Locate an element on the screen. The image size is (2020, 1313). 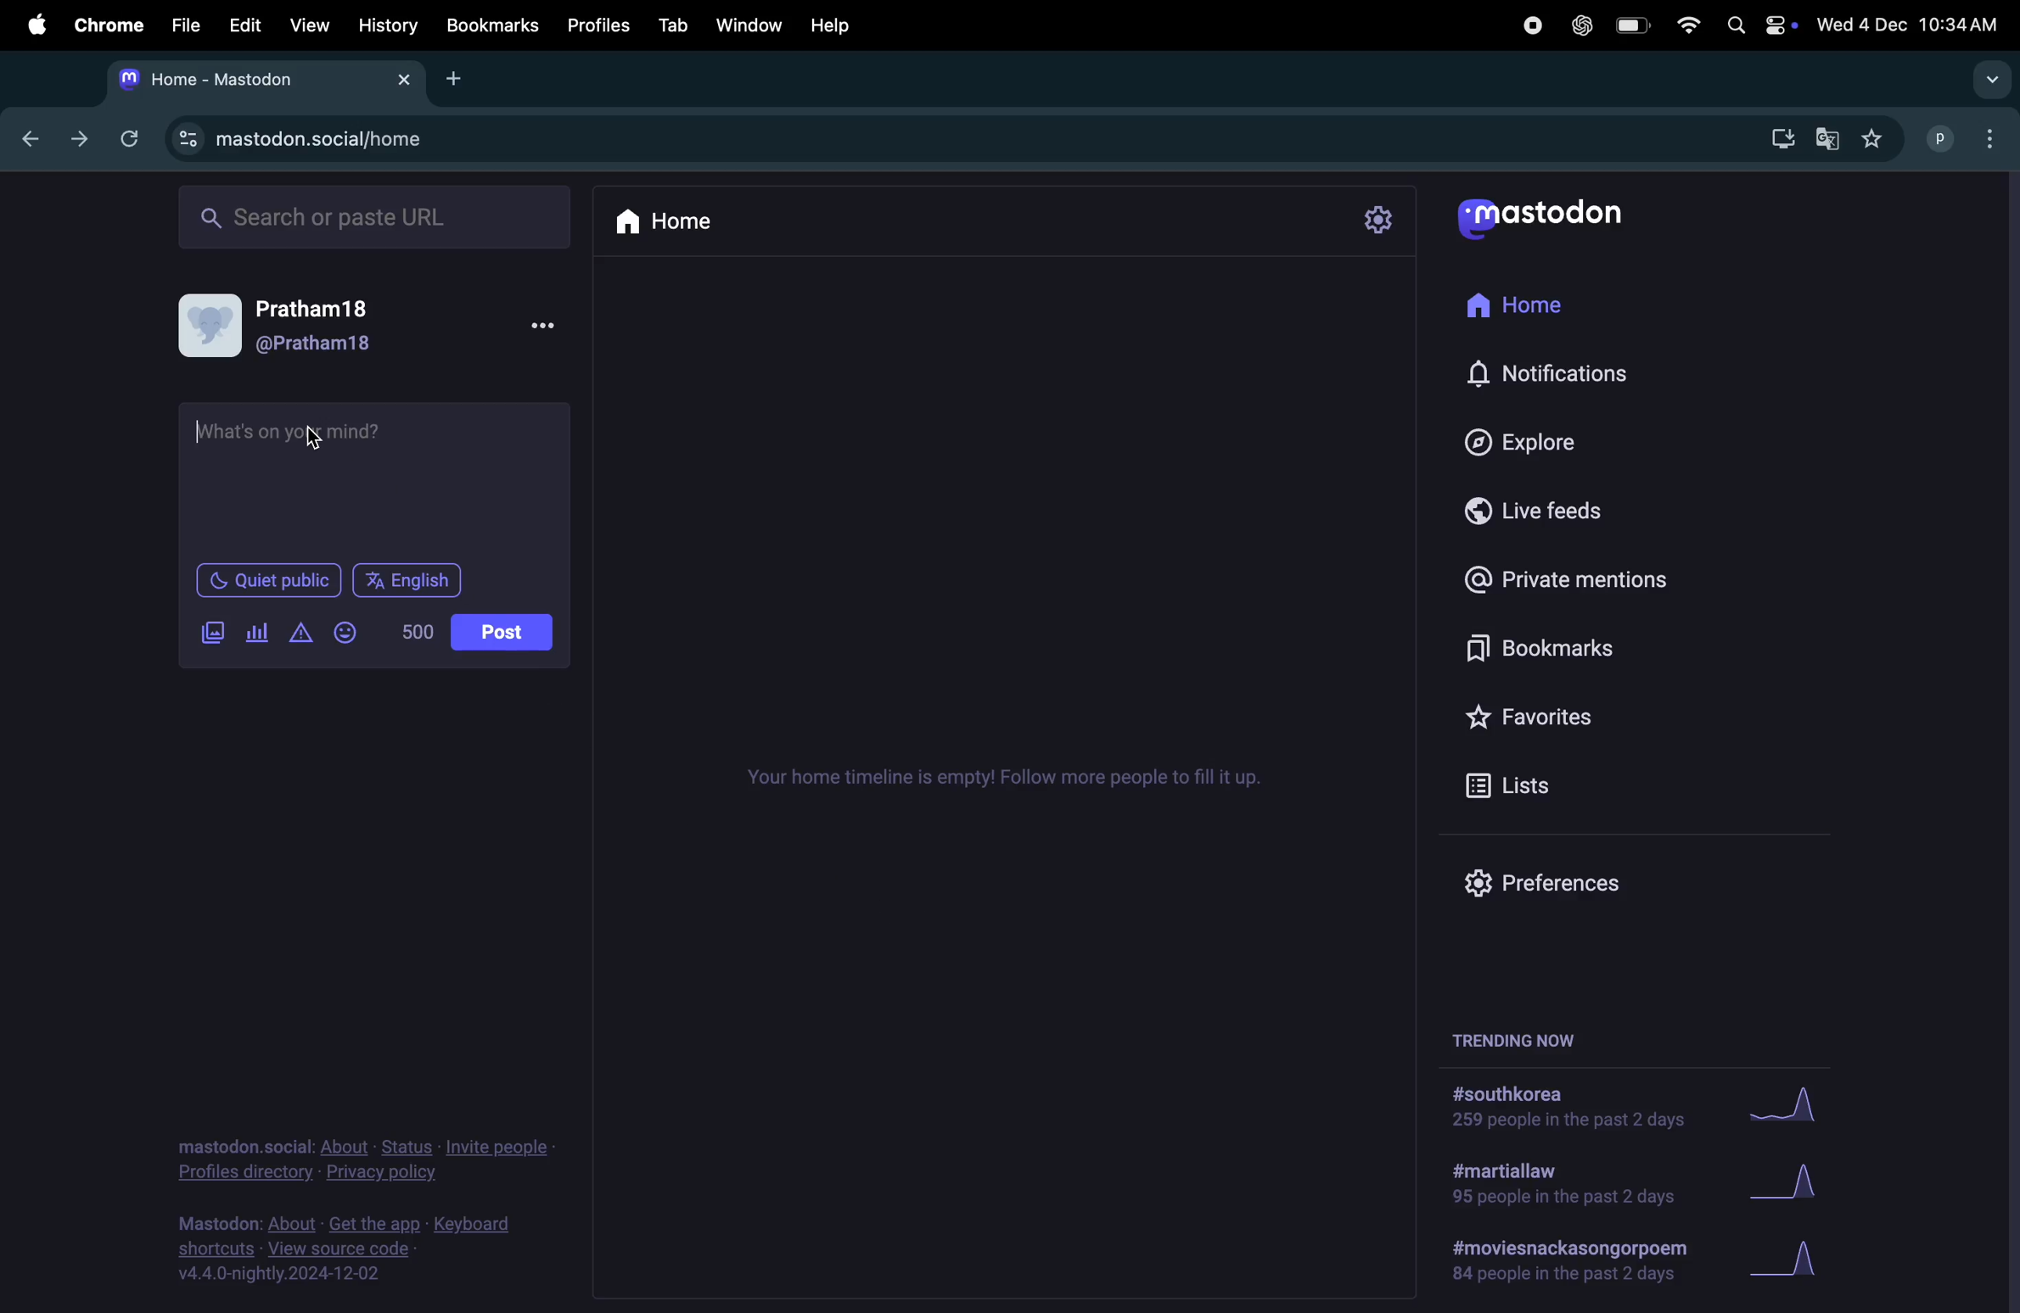
create alert is located at coordinates (302, 635).